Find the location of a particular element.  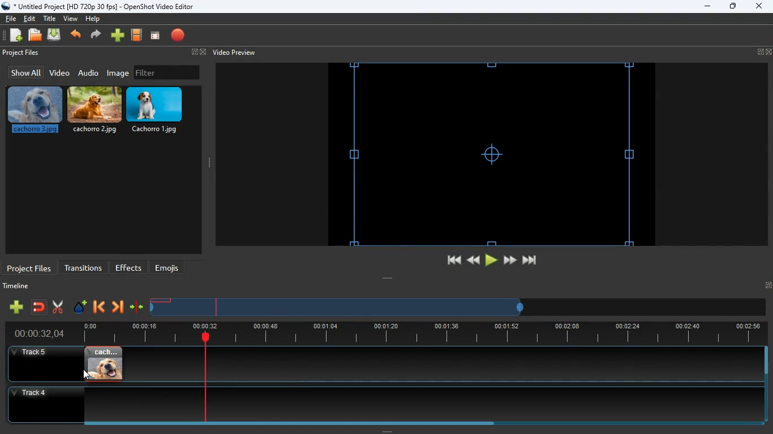

track 5 is located at coordinates (32, 353).